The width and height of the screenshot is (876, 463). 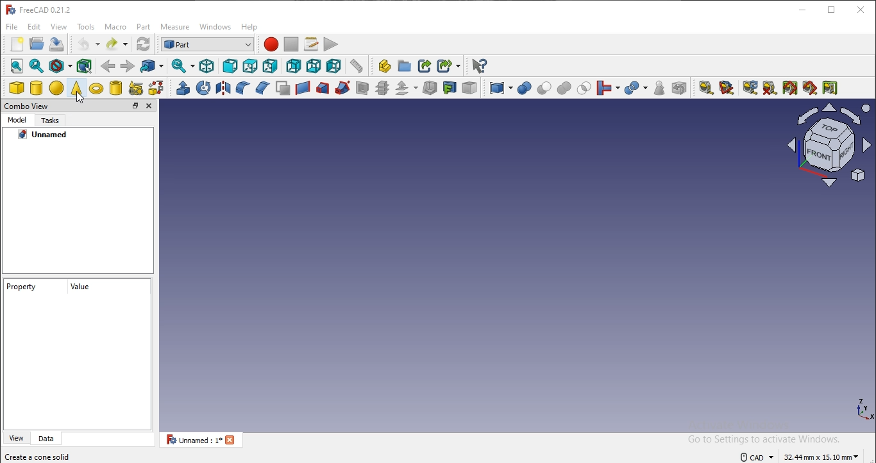 I want to click on measure, so click(x=174, y=27).